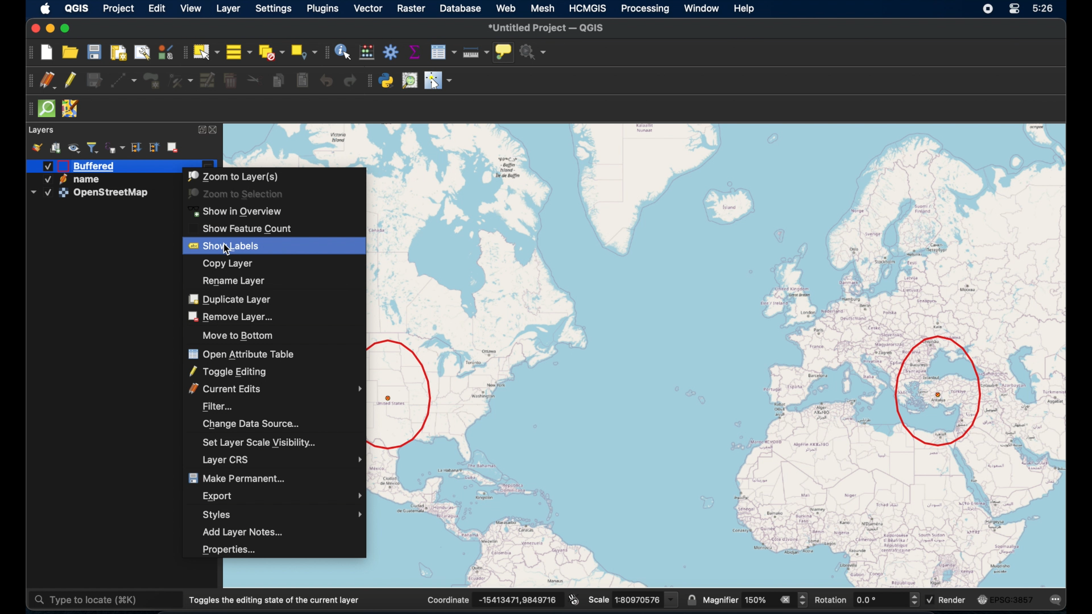 The height and width of the screenshot is (614, 1092). What do you see at coordinates (46, 109) in the screenshot?
I see `quicksom` at bounding box center [46, 109].